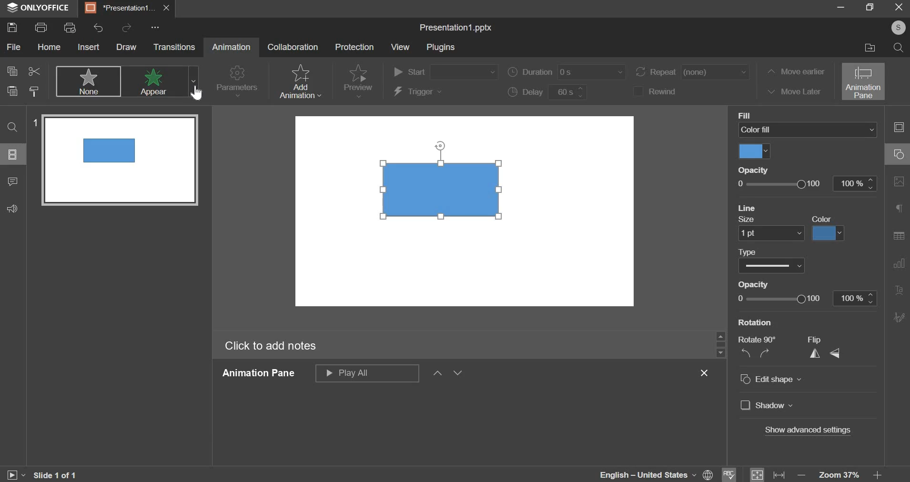 This screenshot has width=910, height=482. Describe the element at coordinates (796, 71) in the screenshot. I see `move earlier` at that location.